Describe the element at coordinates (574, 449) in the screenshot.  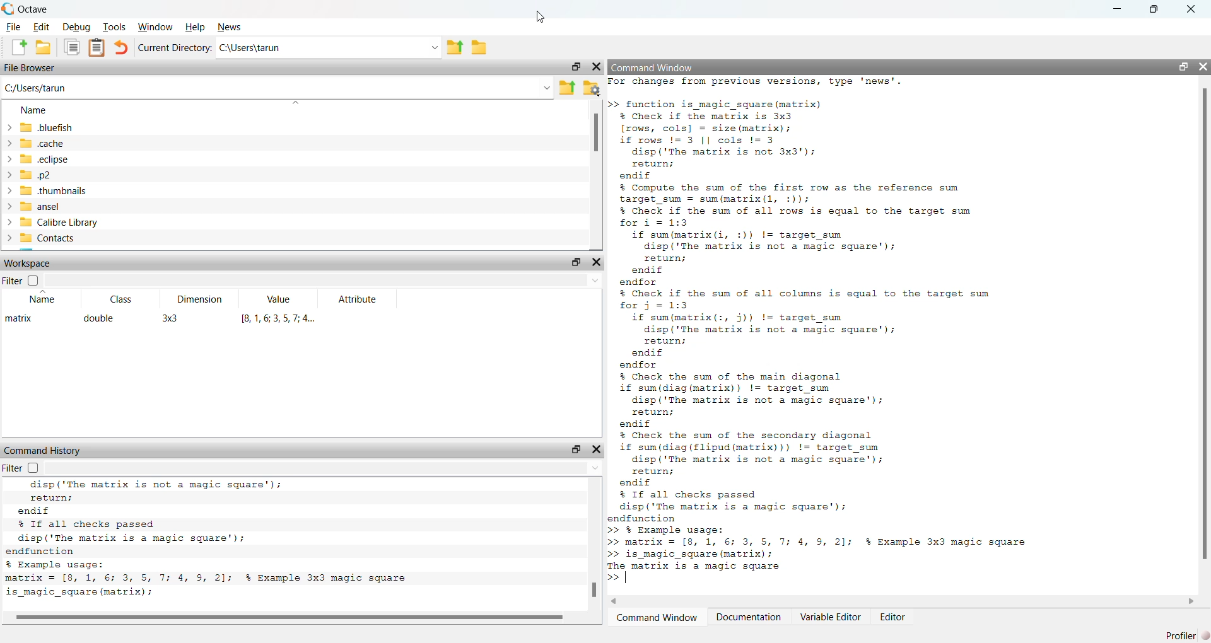
I see `maximize` at that location.